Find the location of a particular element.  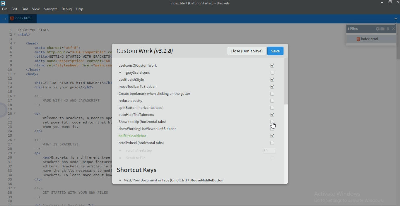

open folder is located at coordinates (383, 29).